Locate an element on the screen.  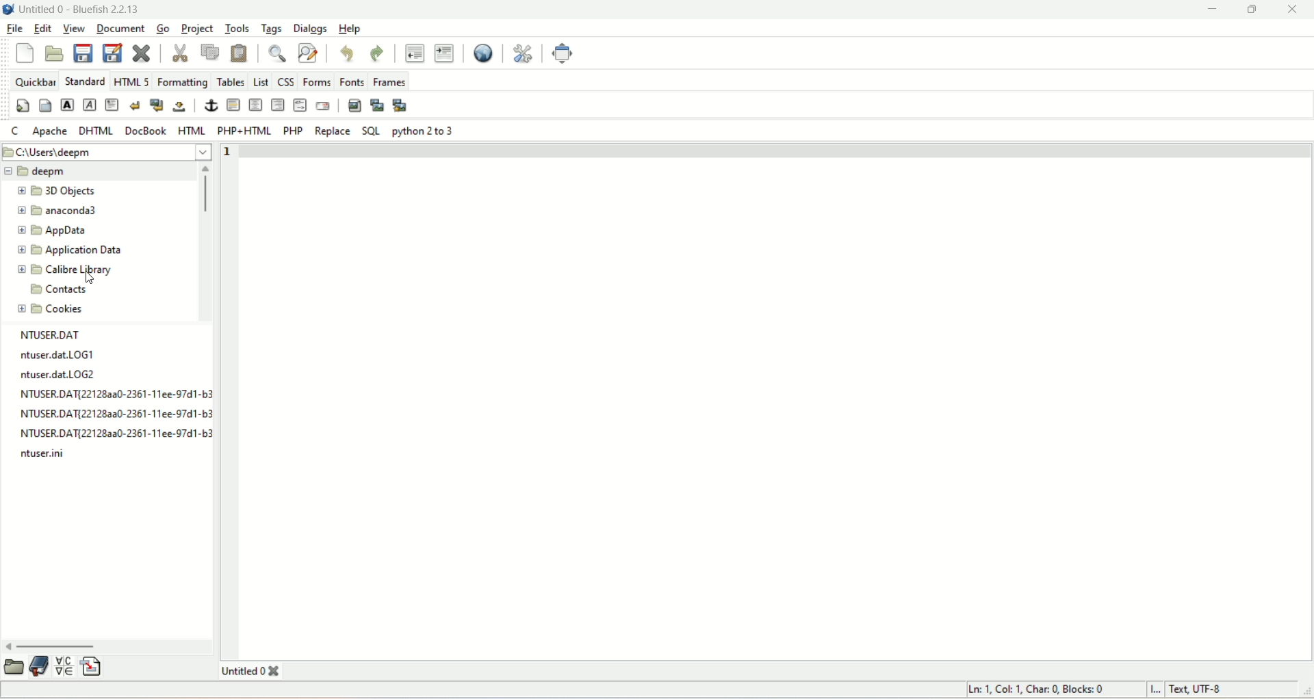
preview in browser is located at coordinates (480, 52).